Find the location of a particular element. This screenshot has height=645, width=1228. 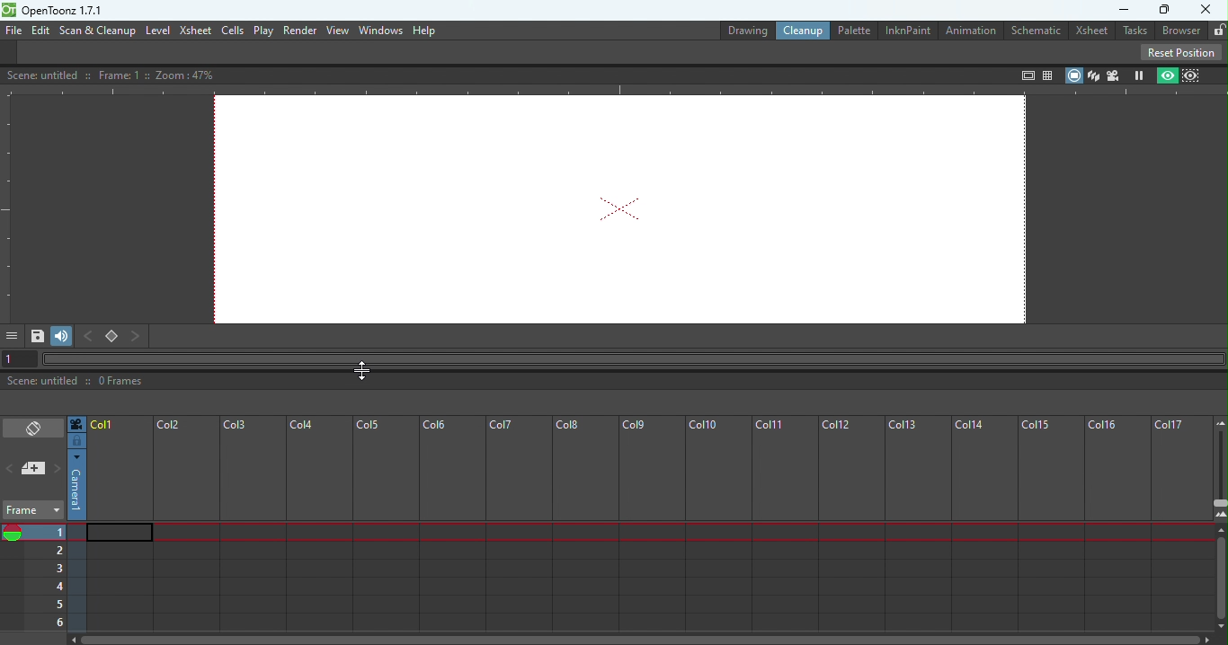

Scroll bar is located at coordinates (1217, 578).